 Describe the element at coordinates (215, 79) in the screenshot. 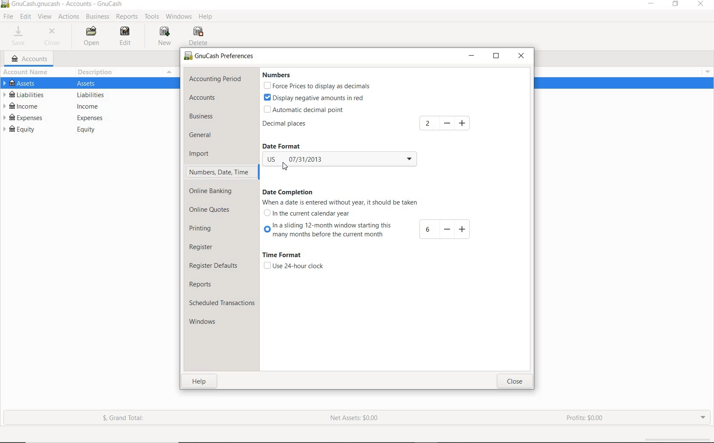

I see `accounting period` at that location.